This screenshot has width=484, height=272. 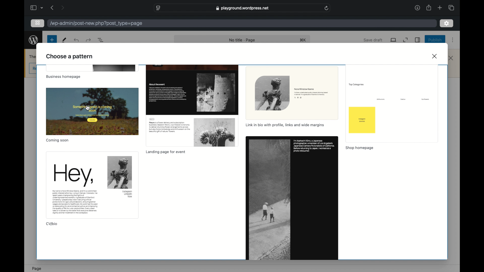 What do you see at coordinates (192, 105) in the screenshot?
I see `preview` at bounding box center [192, 105].